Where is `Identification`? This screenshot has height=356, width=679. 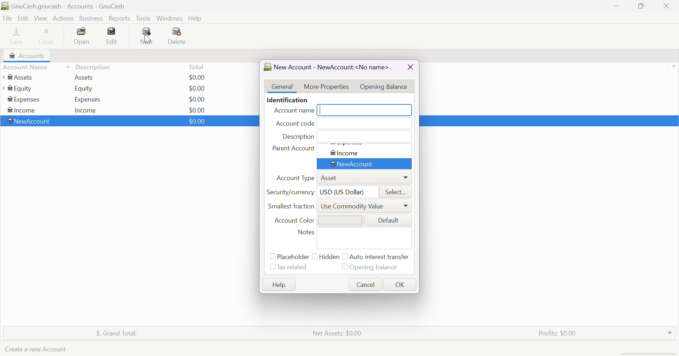
Identification is located at coordinates (288, 99).